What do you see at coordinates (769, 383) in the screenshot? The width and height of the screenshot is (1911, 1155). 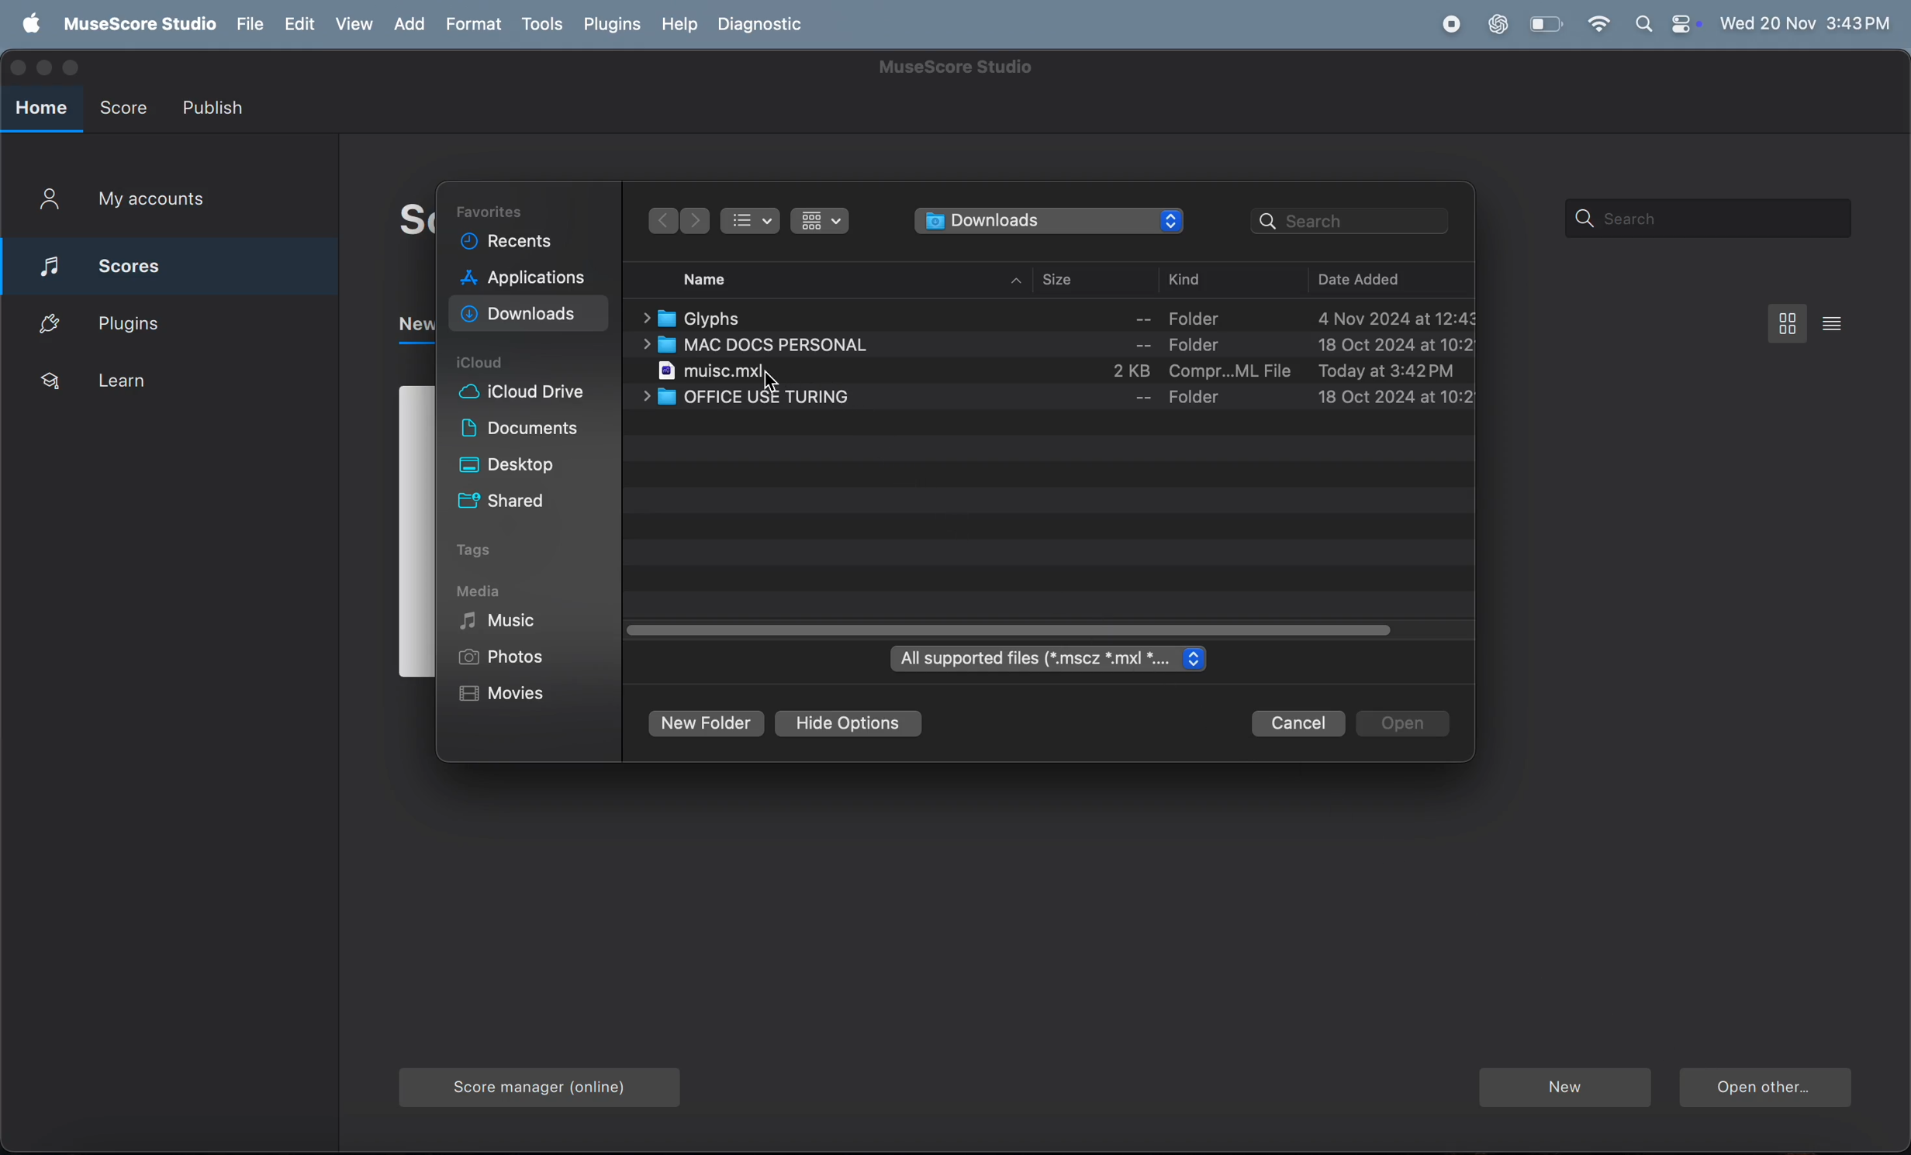 I see `cursor` at bounding box center [769, 383].